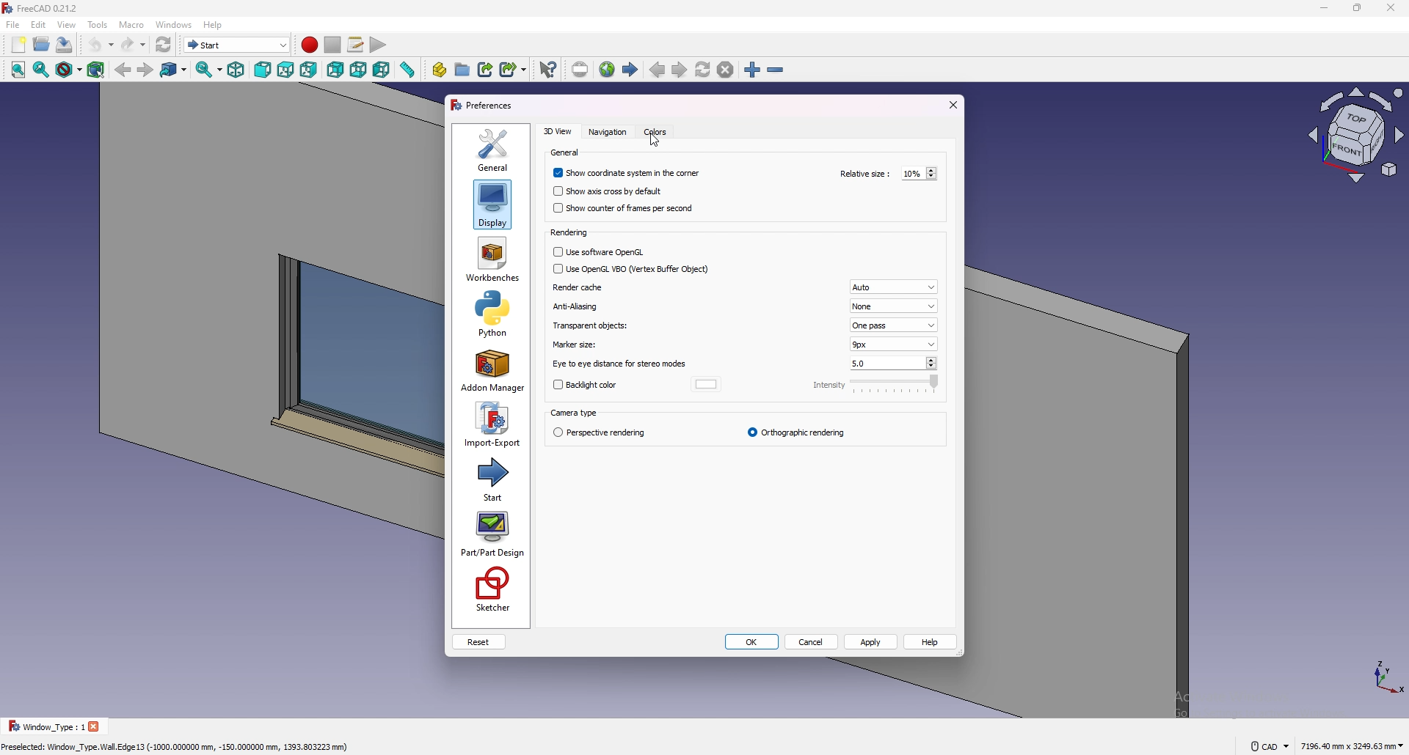 The width and height of the screenshot is (1409, 755). Describe the element at coordinates (1352, 745) in the screenshot. I see `7196.40 mm x 3243.63 mm ~~` at that location.